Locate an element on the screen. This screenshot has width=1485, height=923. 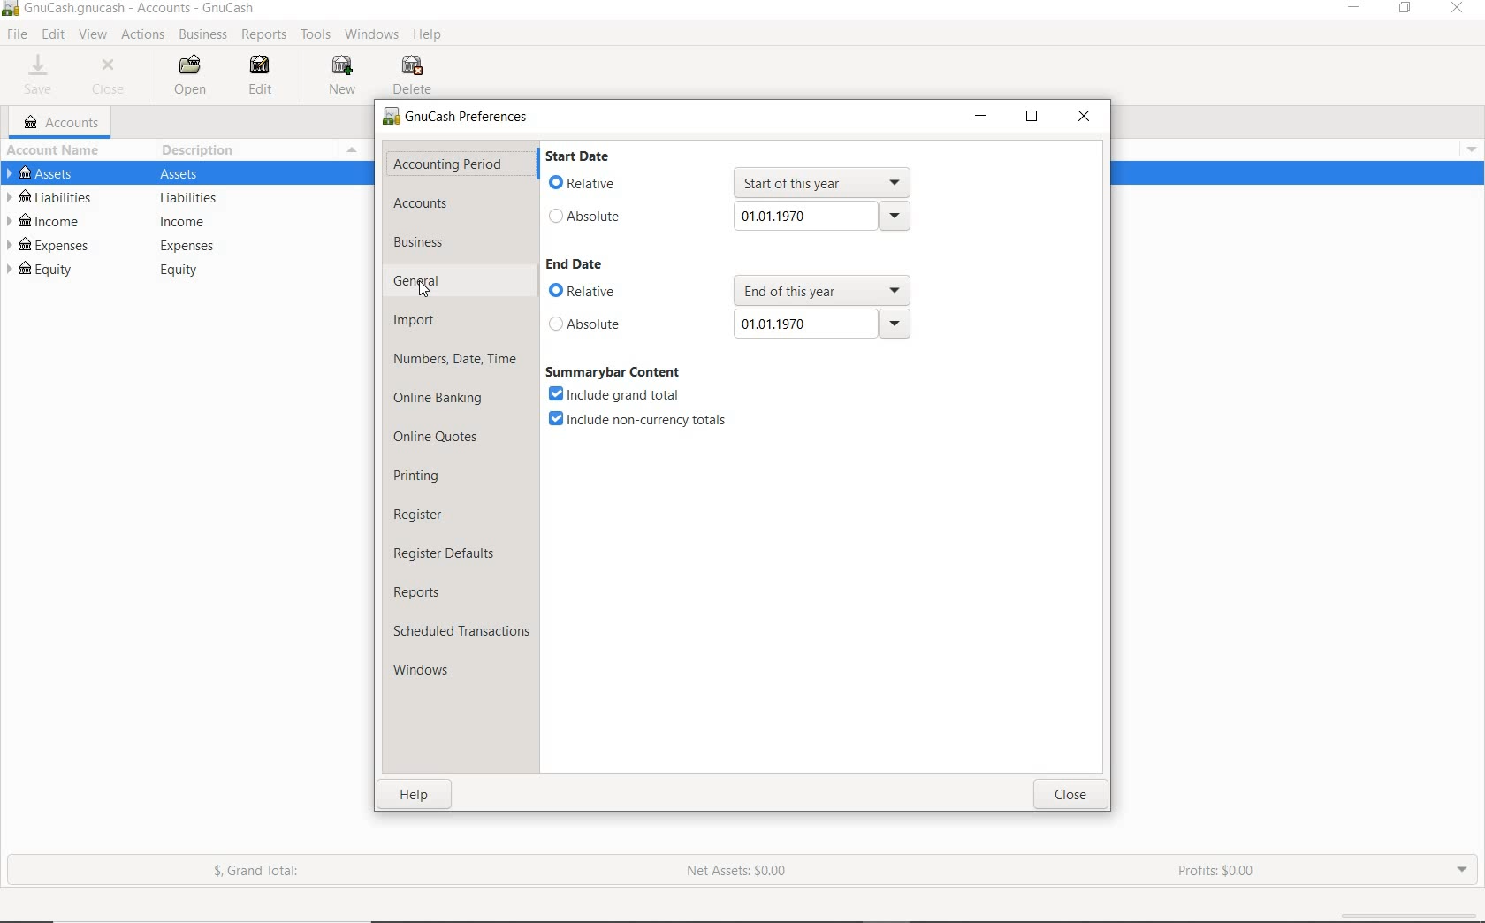
ACCOUNTS is located at coordinates (423, 204).